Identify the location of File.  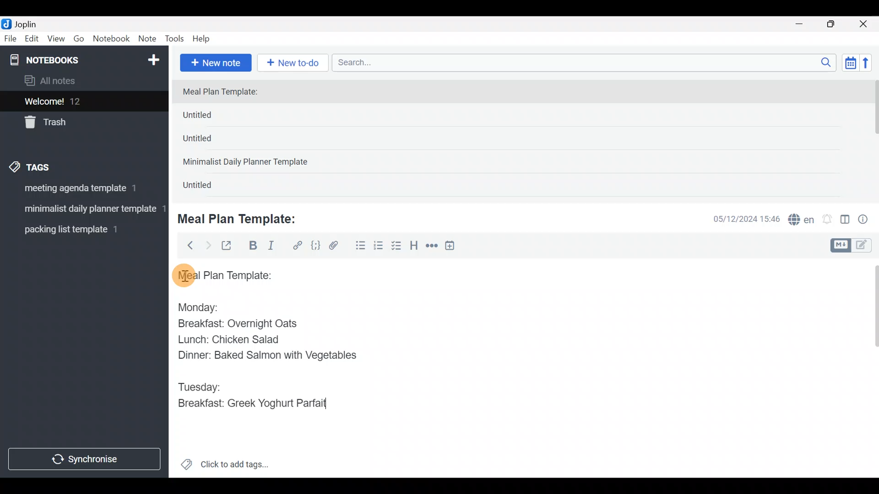
(11, 39).